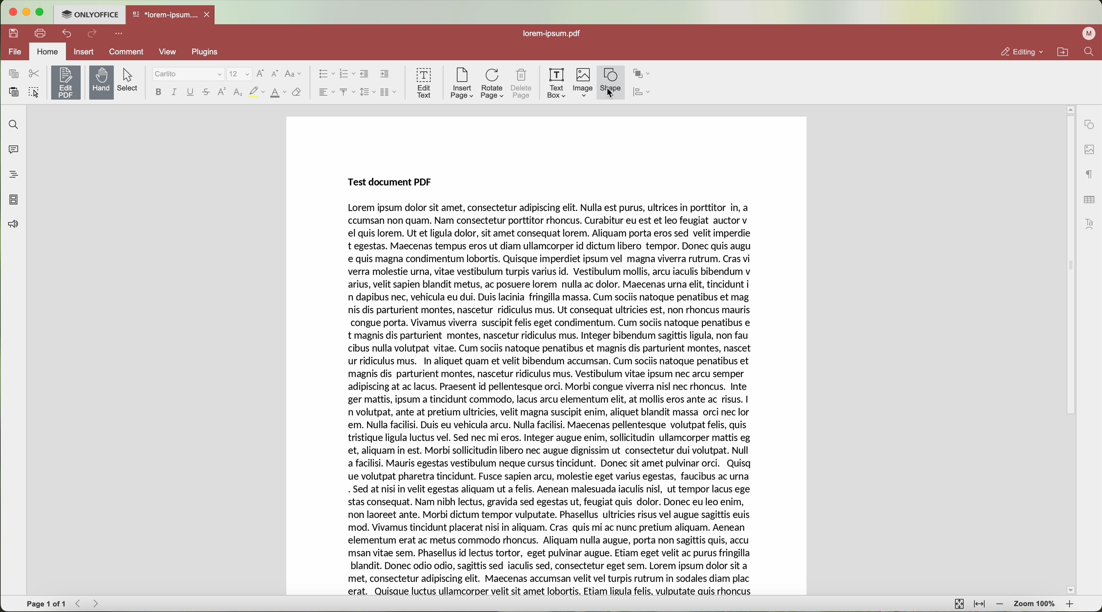 This screenshot has width=1102, height=612. What do you see at coordinates (644, 93) in the screenshot?
I see `align shape` at bounding box center [644, 93].